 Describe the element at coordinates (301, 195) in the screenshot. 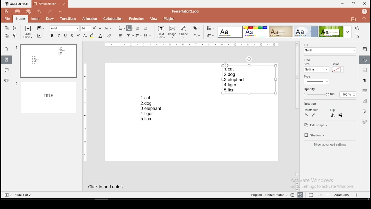

I see `spell check` at that location.